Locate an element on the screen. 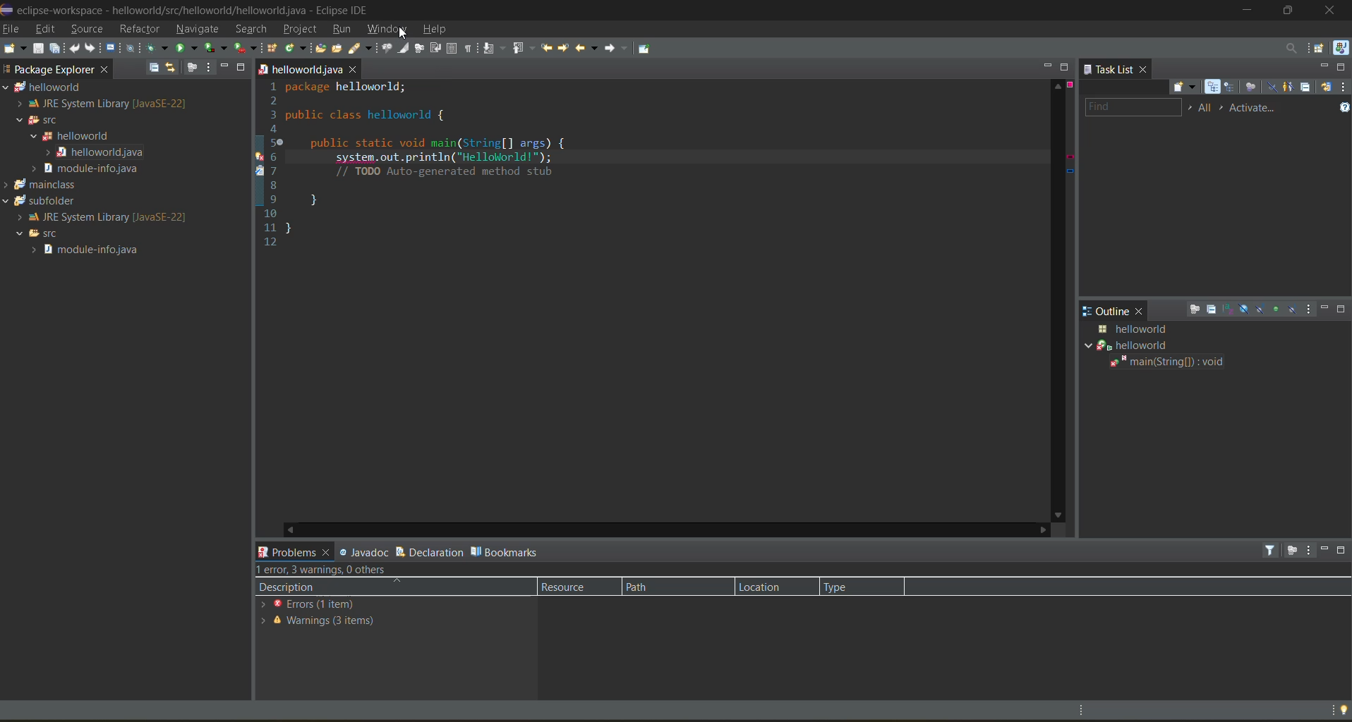  minimize is located at coordinates (1047, 66).